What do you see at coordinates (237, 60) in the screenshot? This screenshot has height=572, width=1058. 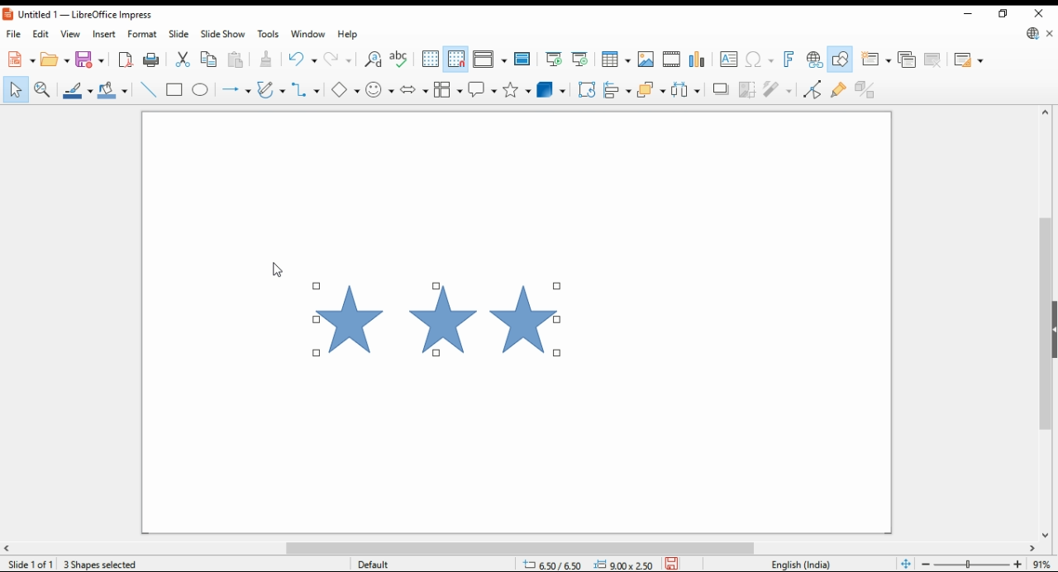 I see `paste` at bounding box center [237, 60].